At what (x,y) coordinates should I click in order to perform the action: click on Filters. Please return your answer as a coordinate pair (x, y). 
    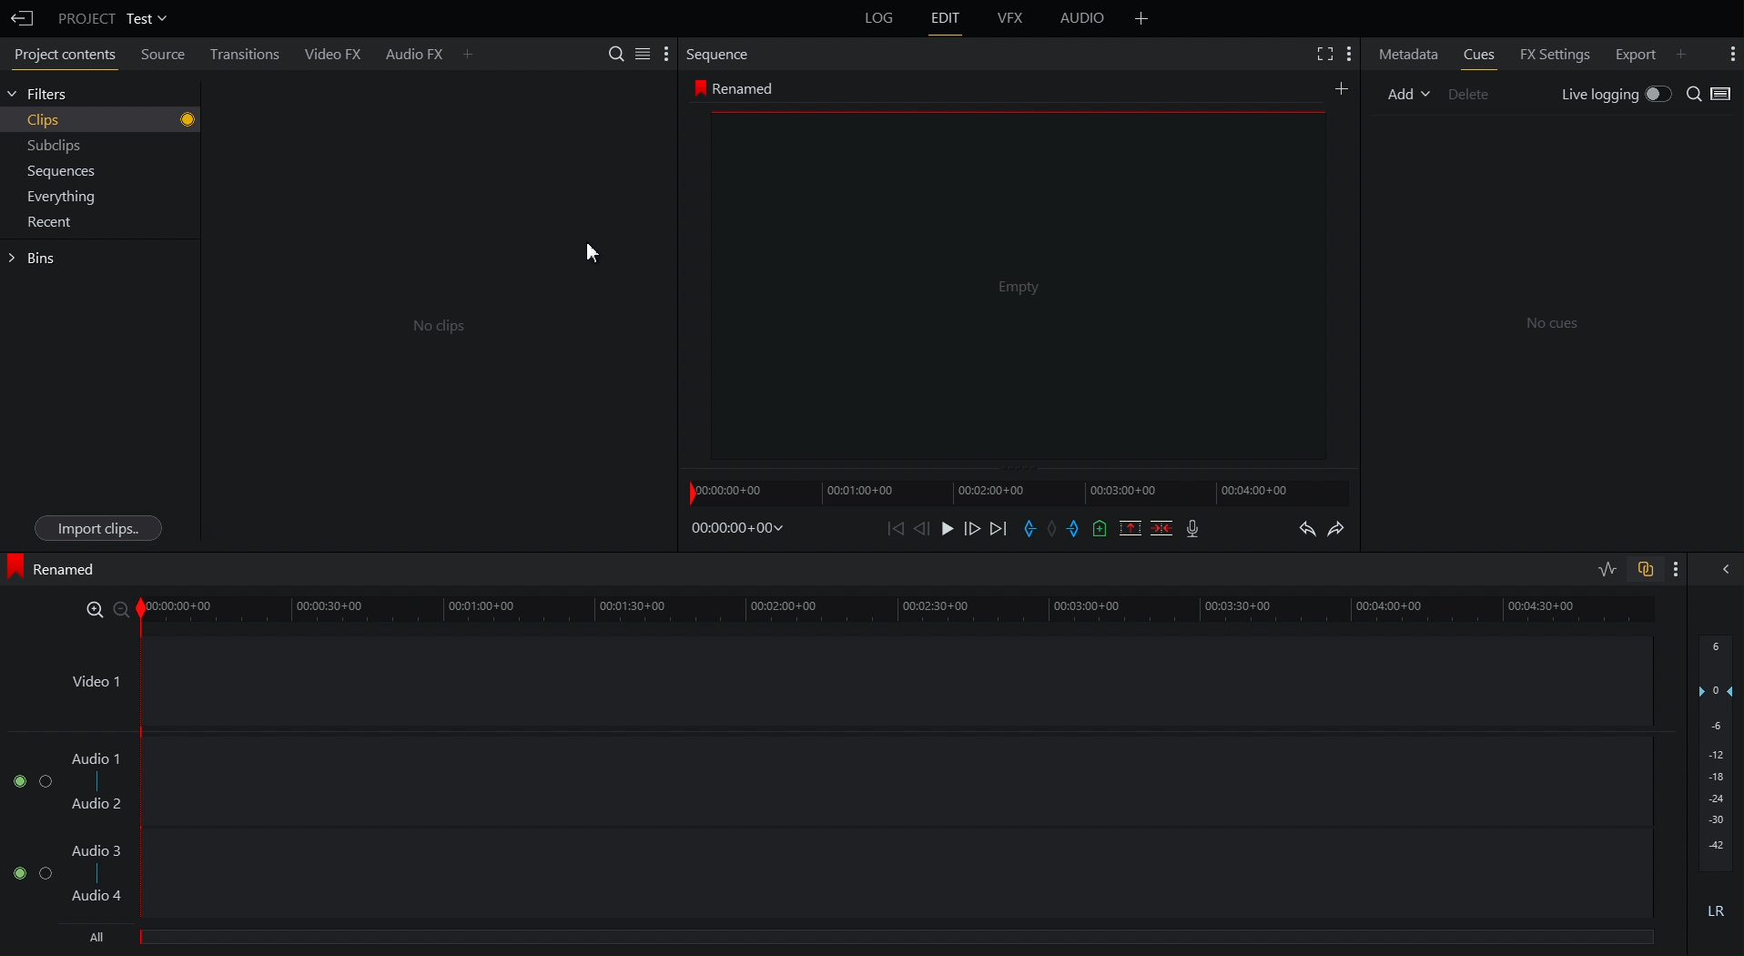
    Looking at the image, I should click on (45, 96).